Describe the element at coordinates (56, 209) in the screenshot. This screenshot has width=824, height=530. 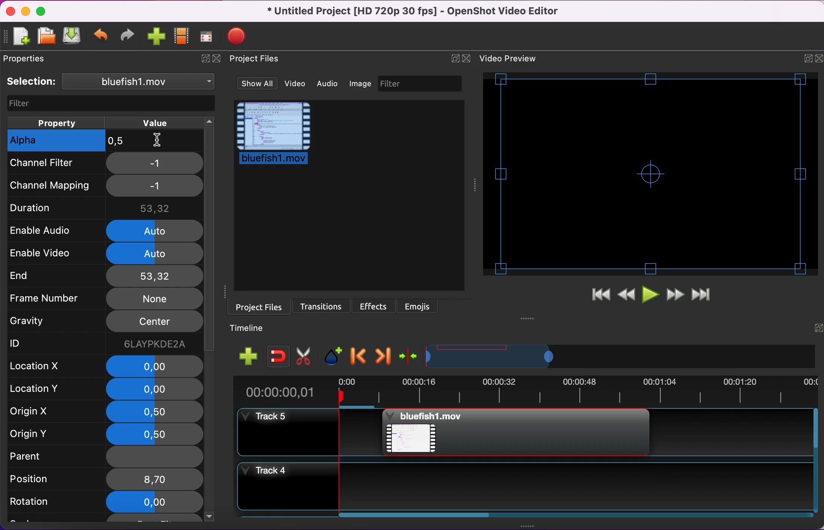
I see `duration` at that location.